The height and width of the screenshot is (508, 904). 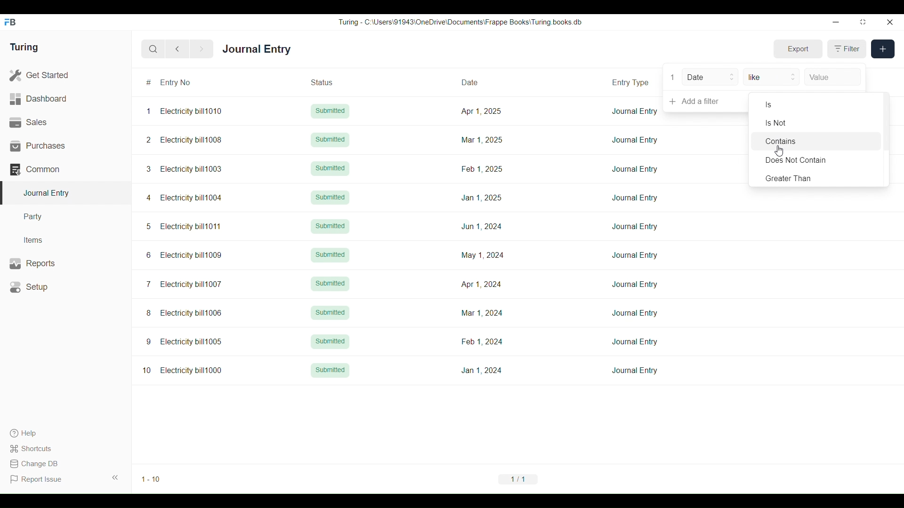 What do you see at coordinates (184, 284) in the screenshot?
I see `7 Electricity bill1007` at bounding box center [184, 284].